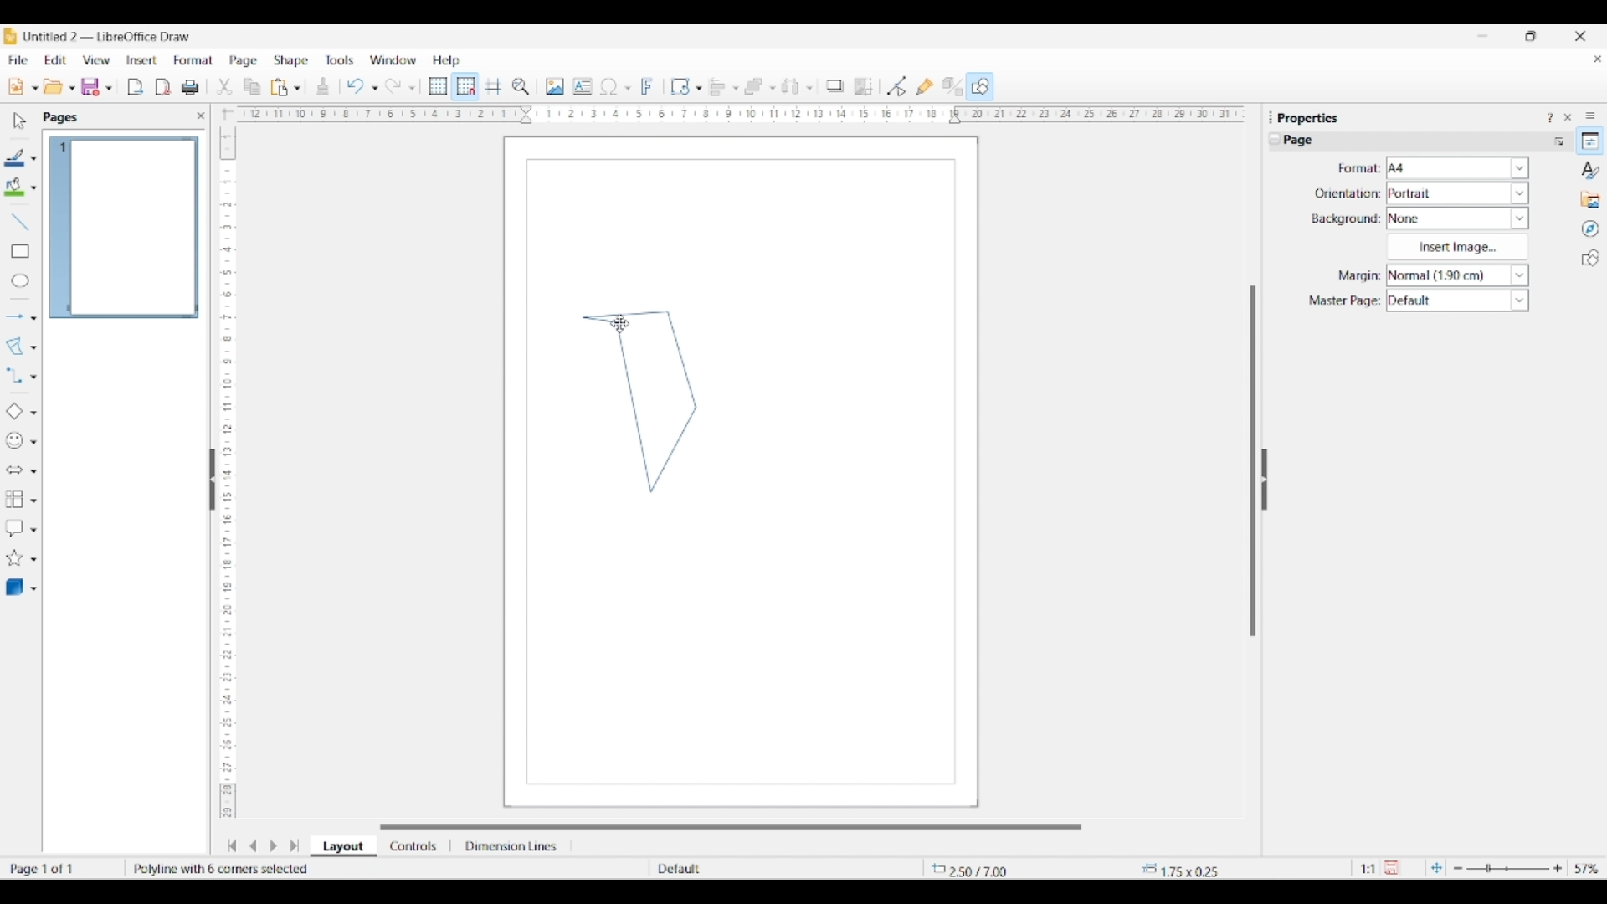 Image resolution: width=1607 pixels, height=904 pixels. Describe the element at coordinates (634, 407) in the screenshot. I see `Line 1` at that location.